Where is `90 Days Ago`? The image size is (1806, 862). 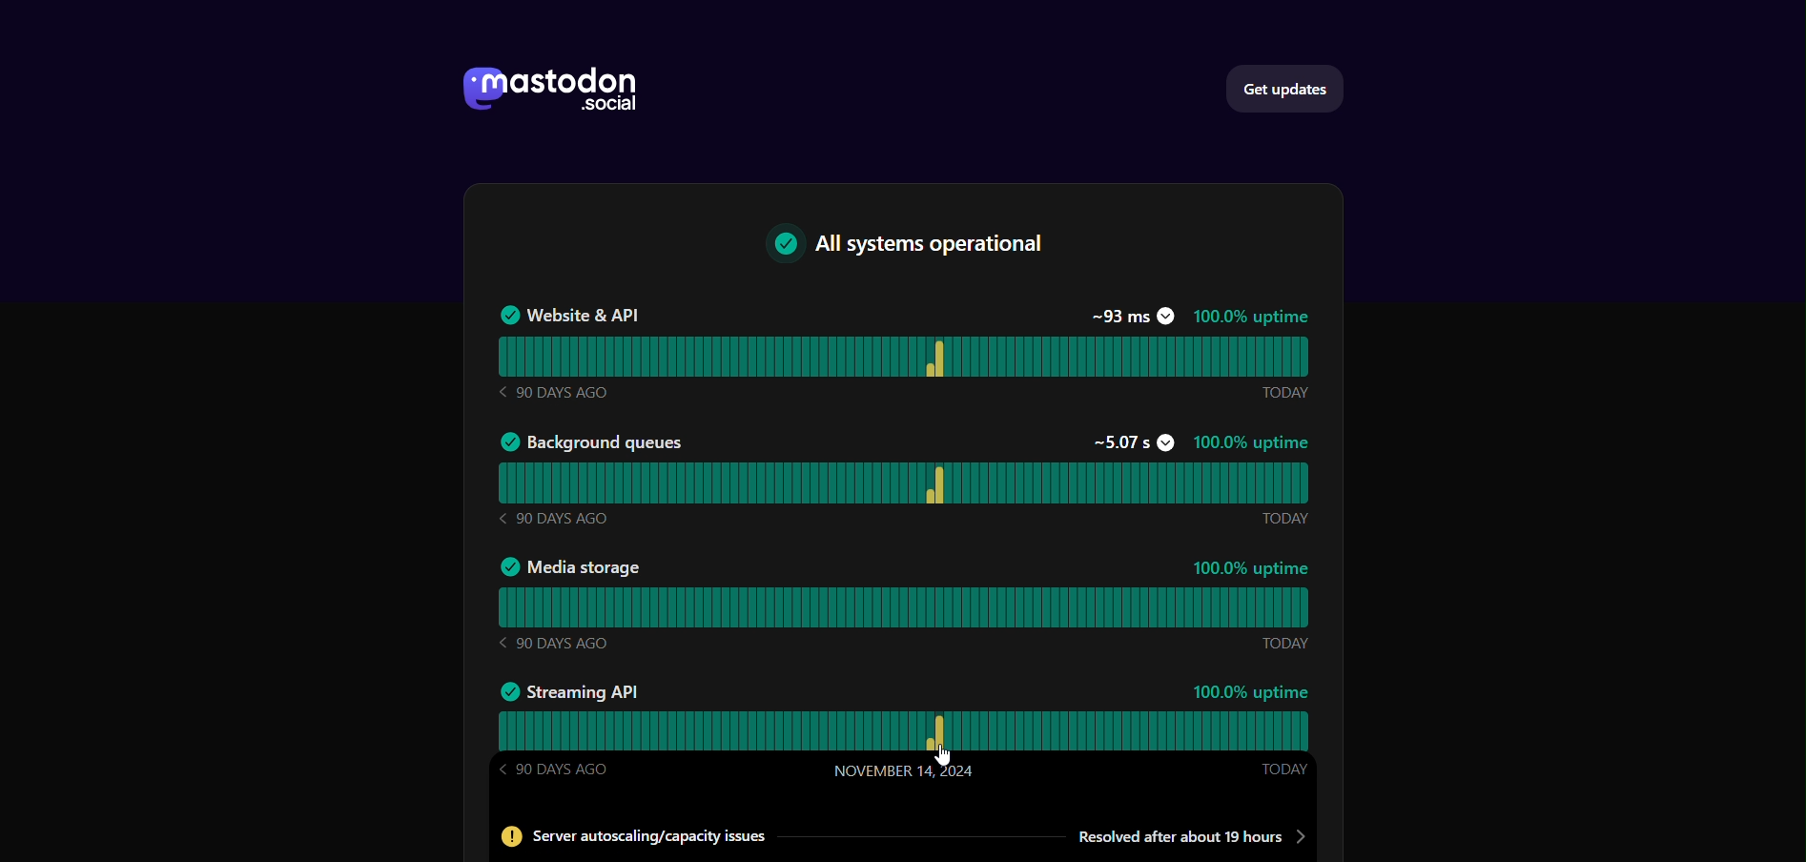
90 Days Ago is located at coordinates (551, 392).